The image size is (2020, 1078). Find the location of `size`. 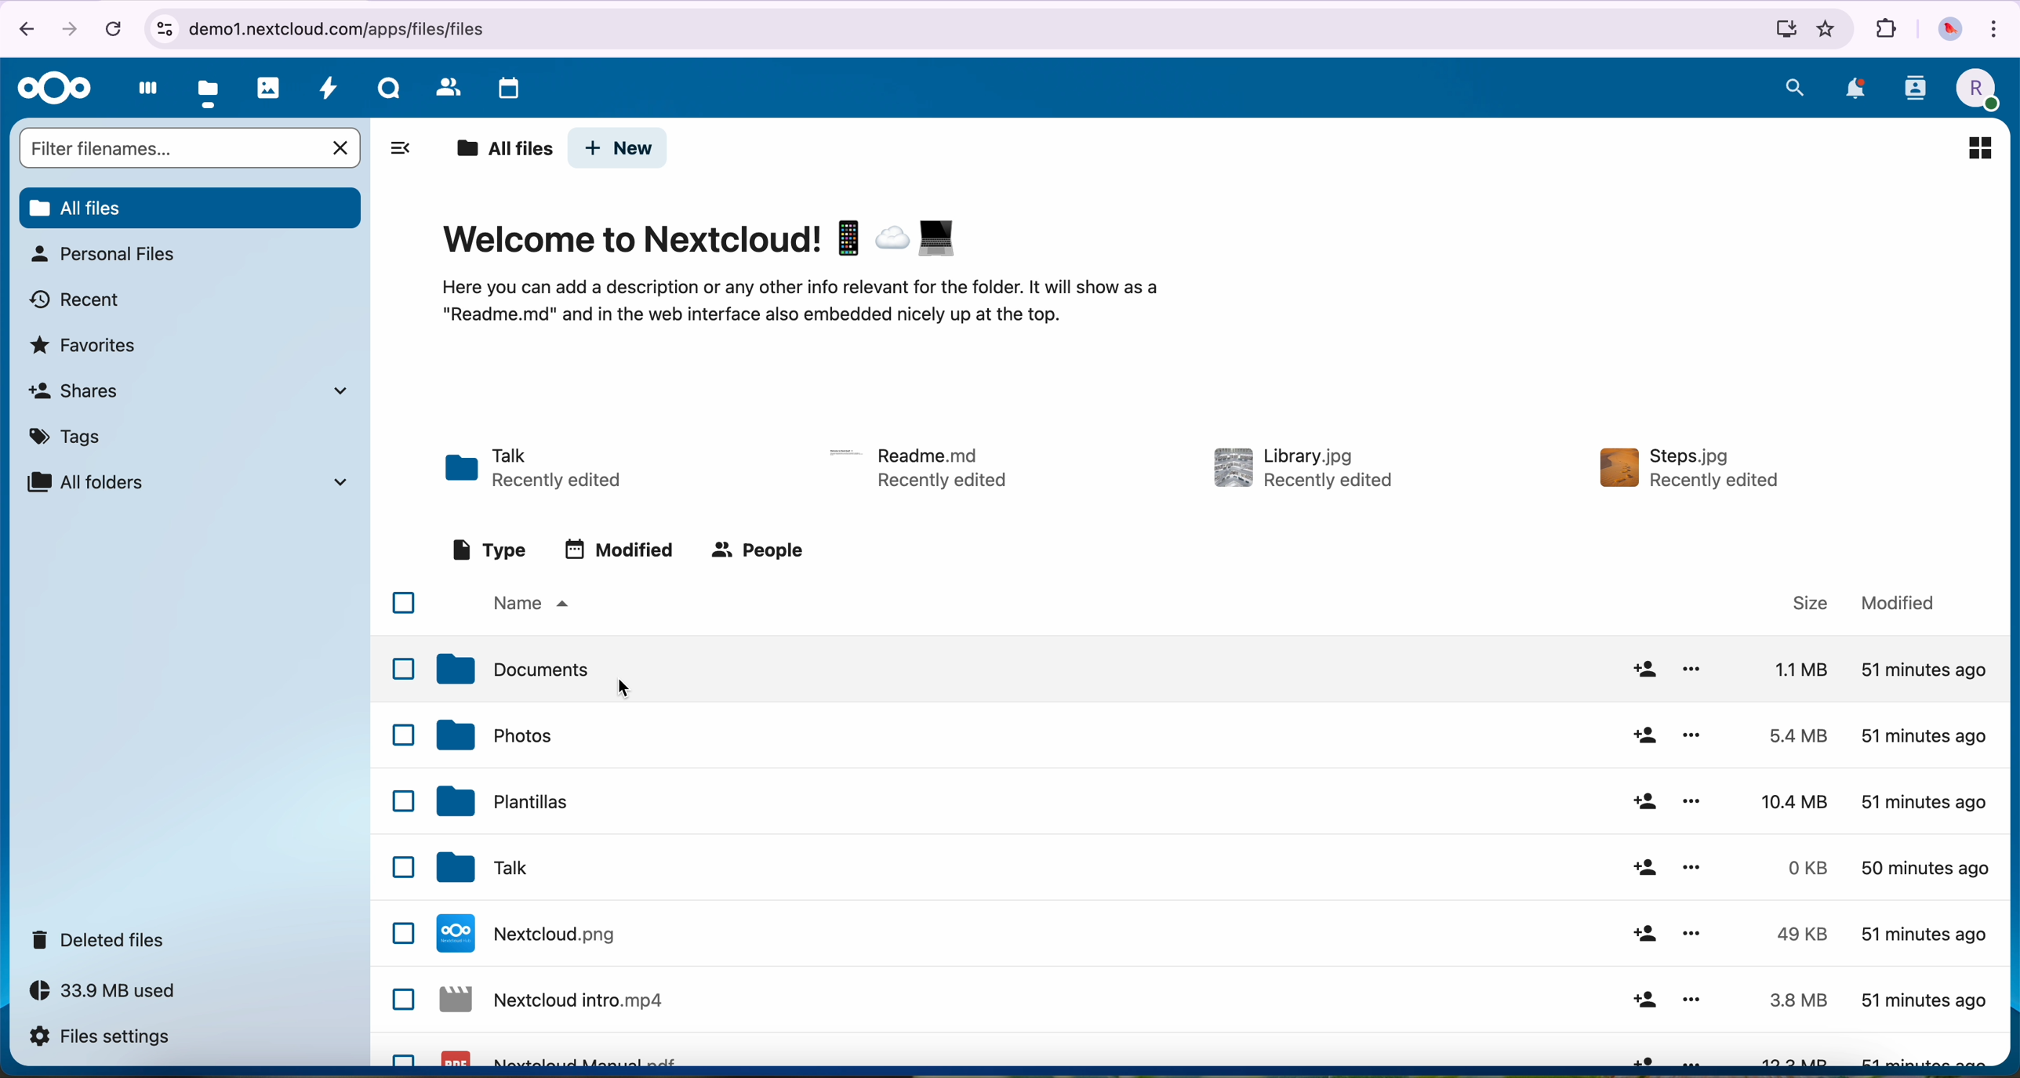

size is located at coordinates (1792, 800).